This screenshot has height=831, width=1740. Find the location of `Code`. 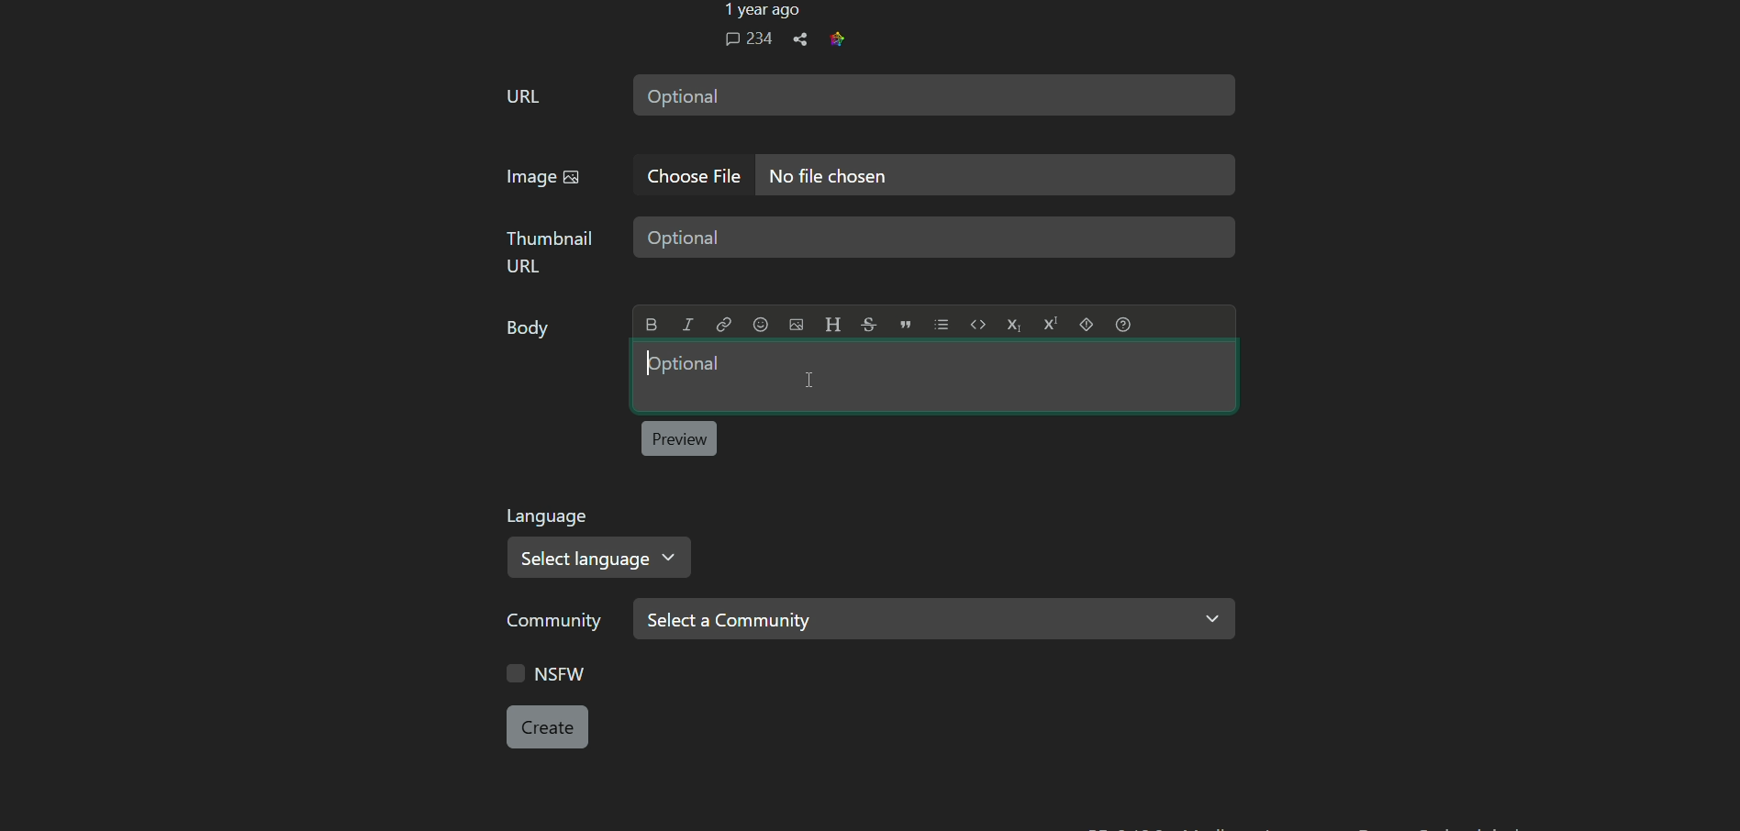

Code is located at coordinates (978, 324).